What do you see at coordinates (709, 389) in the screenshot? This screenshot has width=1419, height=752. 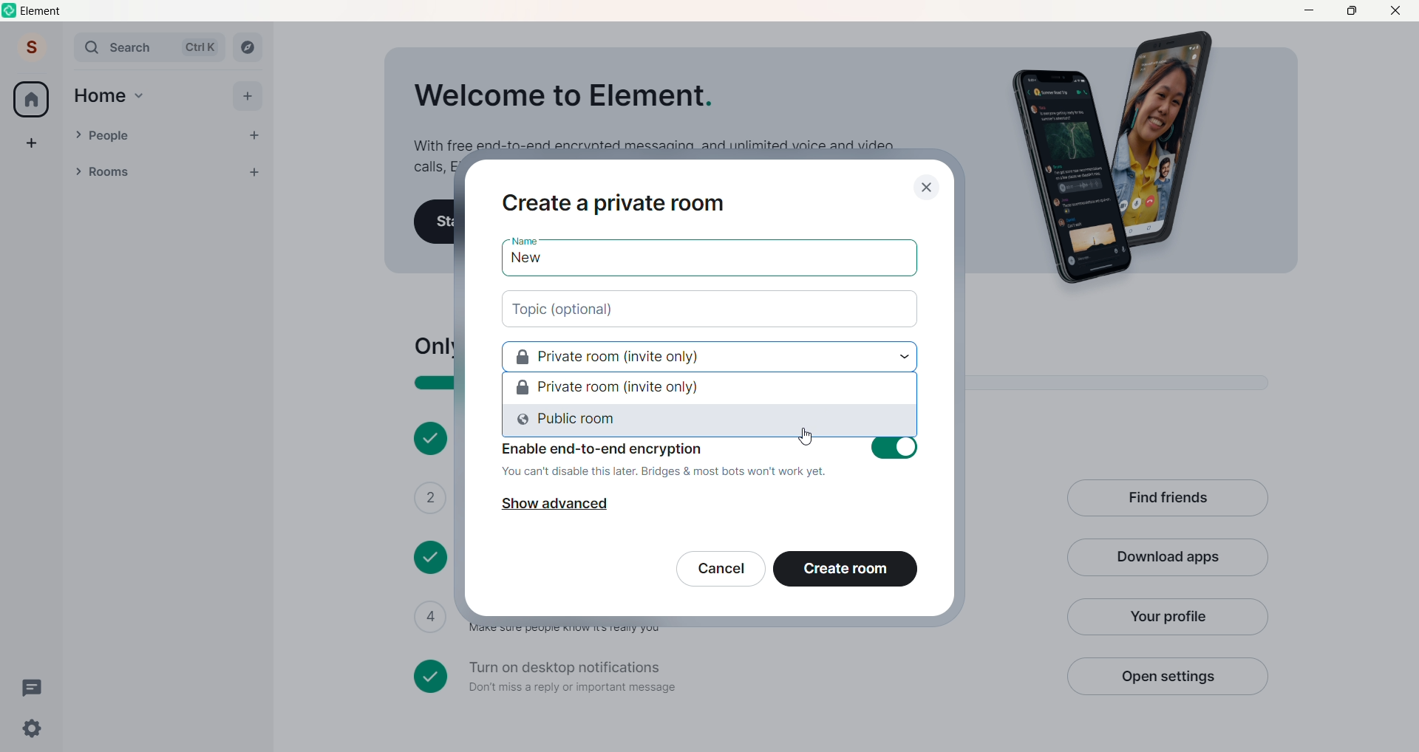 I see `Private Room (invite only)` at bounding box center [709, 389].